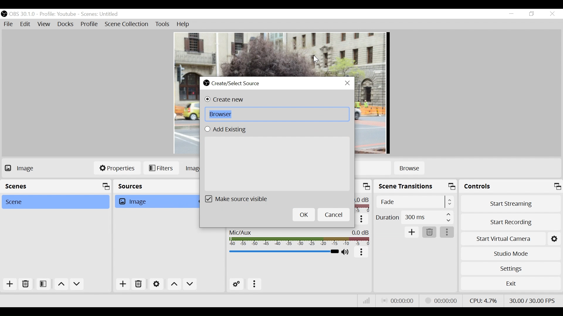  What do you see at coordinates (552, 14) in the screenshot?
I see `Close` at bounding box center [552, 14].